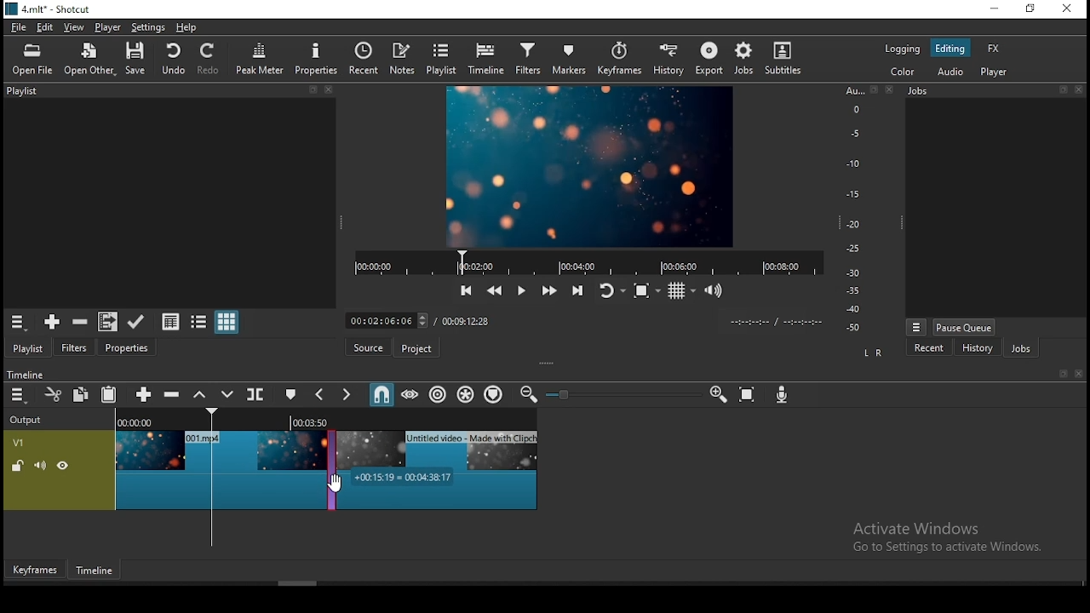 This screenshot has width=1090, height=613. I want to click on recent, so click(362, 60).